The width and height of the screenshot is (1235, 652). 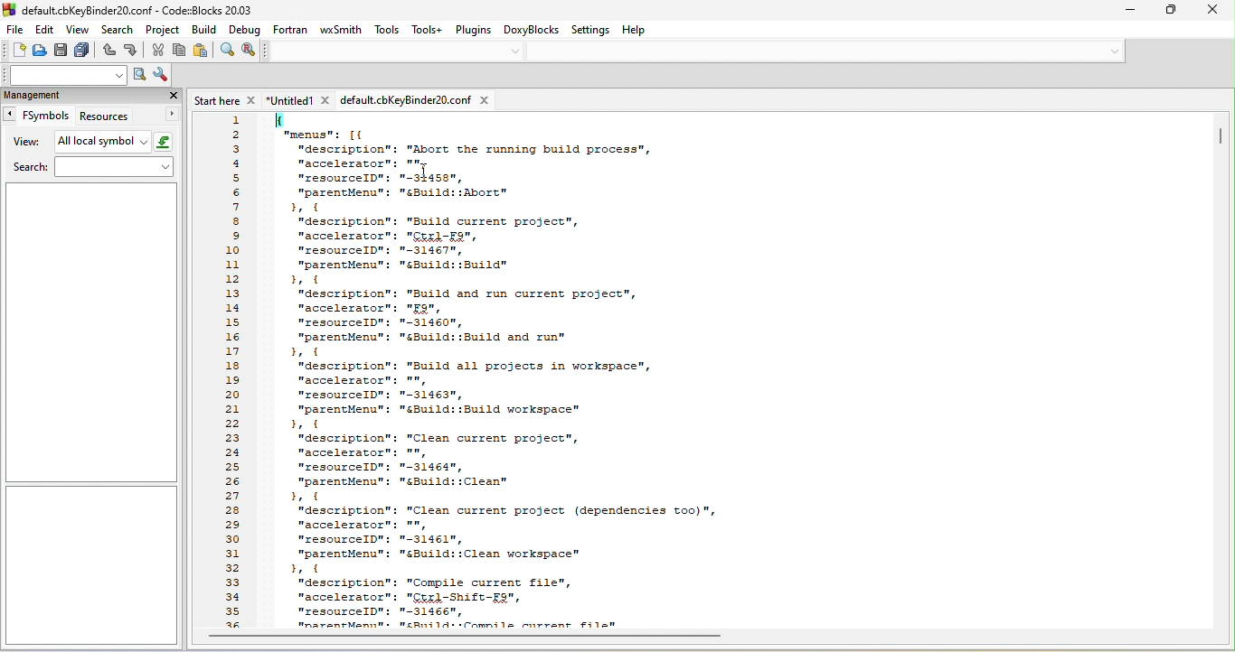 I want to click on fortran, so click(x=293, y=32).